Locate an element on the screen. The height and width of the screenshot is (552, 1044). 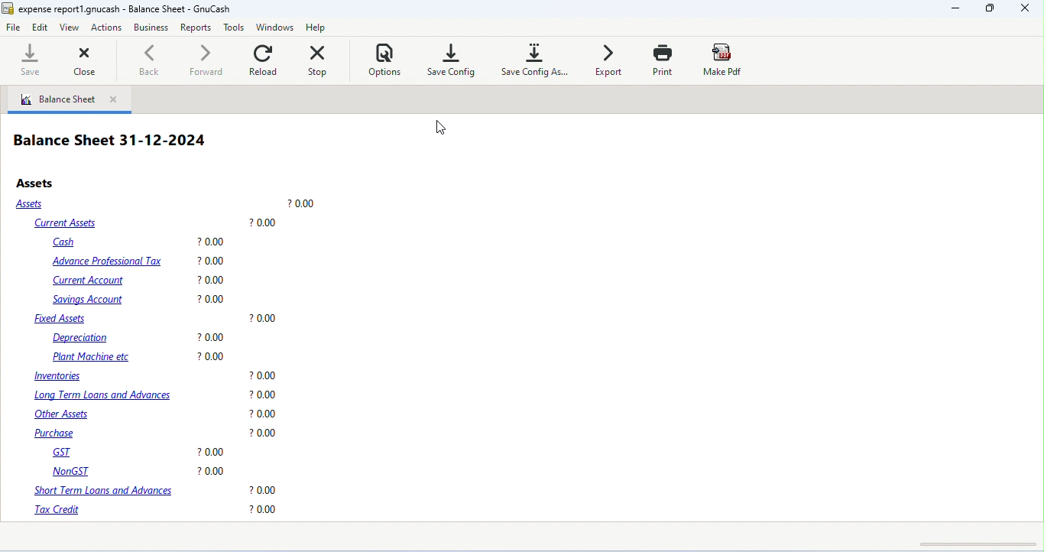
maximize is located at coordinates (987, 8).